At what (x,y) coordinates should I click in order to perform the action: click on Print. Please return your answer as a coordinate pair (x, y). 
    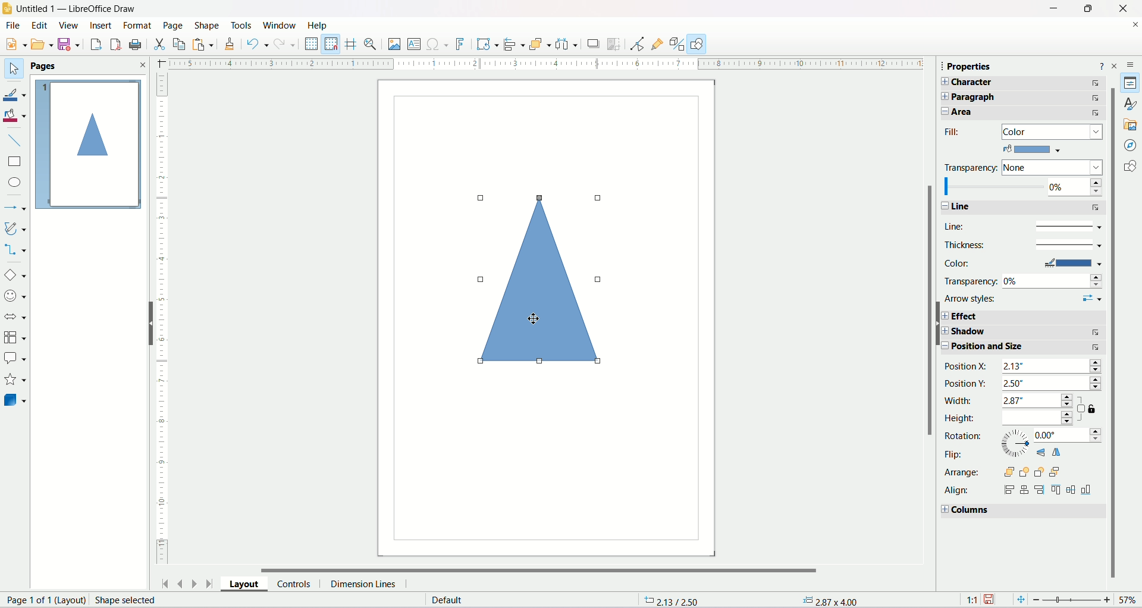
    Looking at the image, I should click on (136, 44).